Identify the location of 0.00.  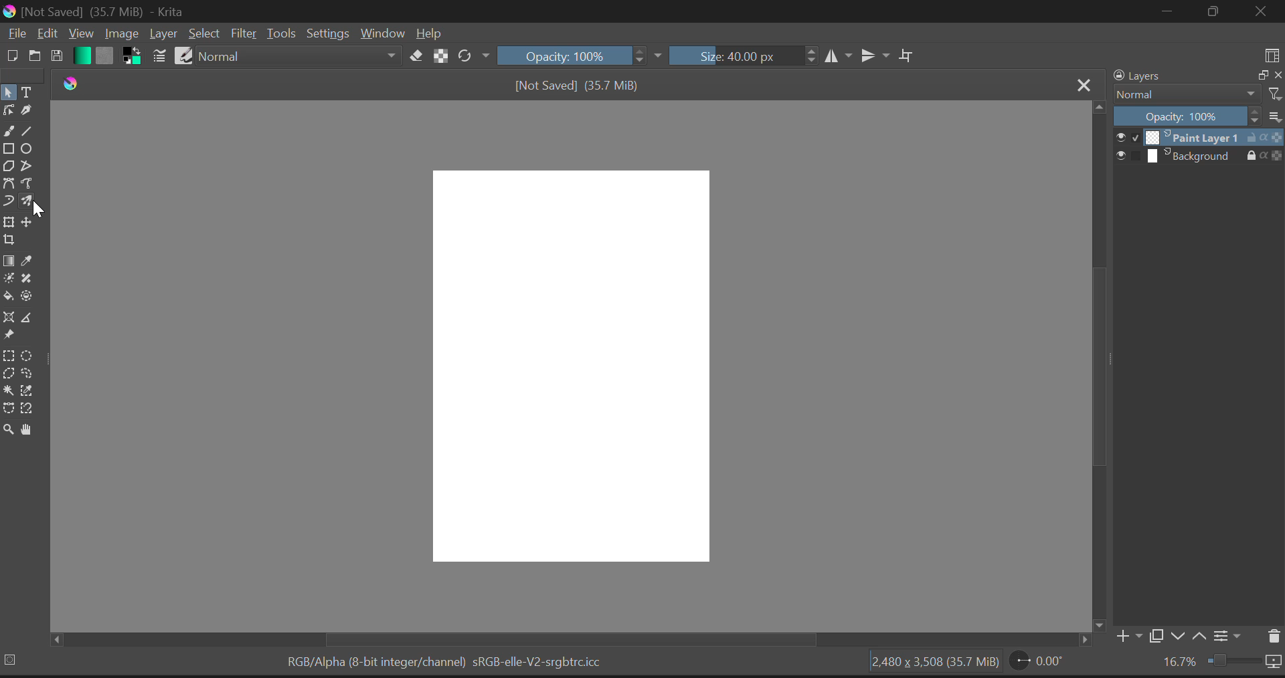
(1041, 661).